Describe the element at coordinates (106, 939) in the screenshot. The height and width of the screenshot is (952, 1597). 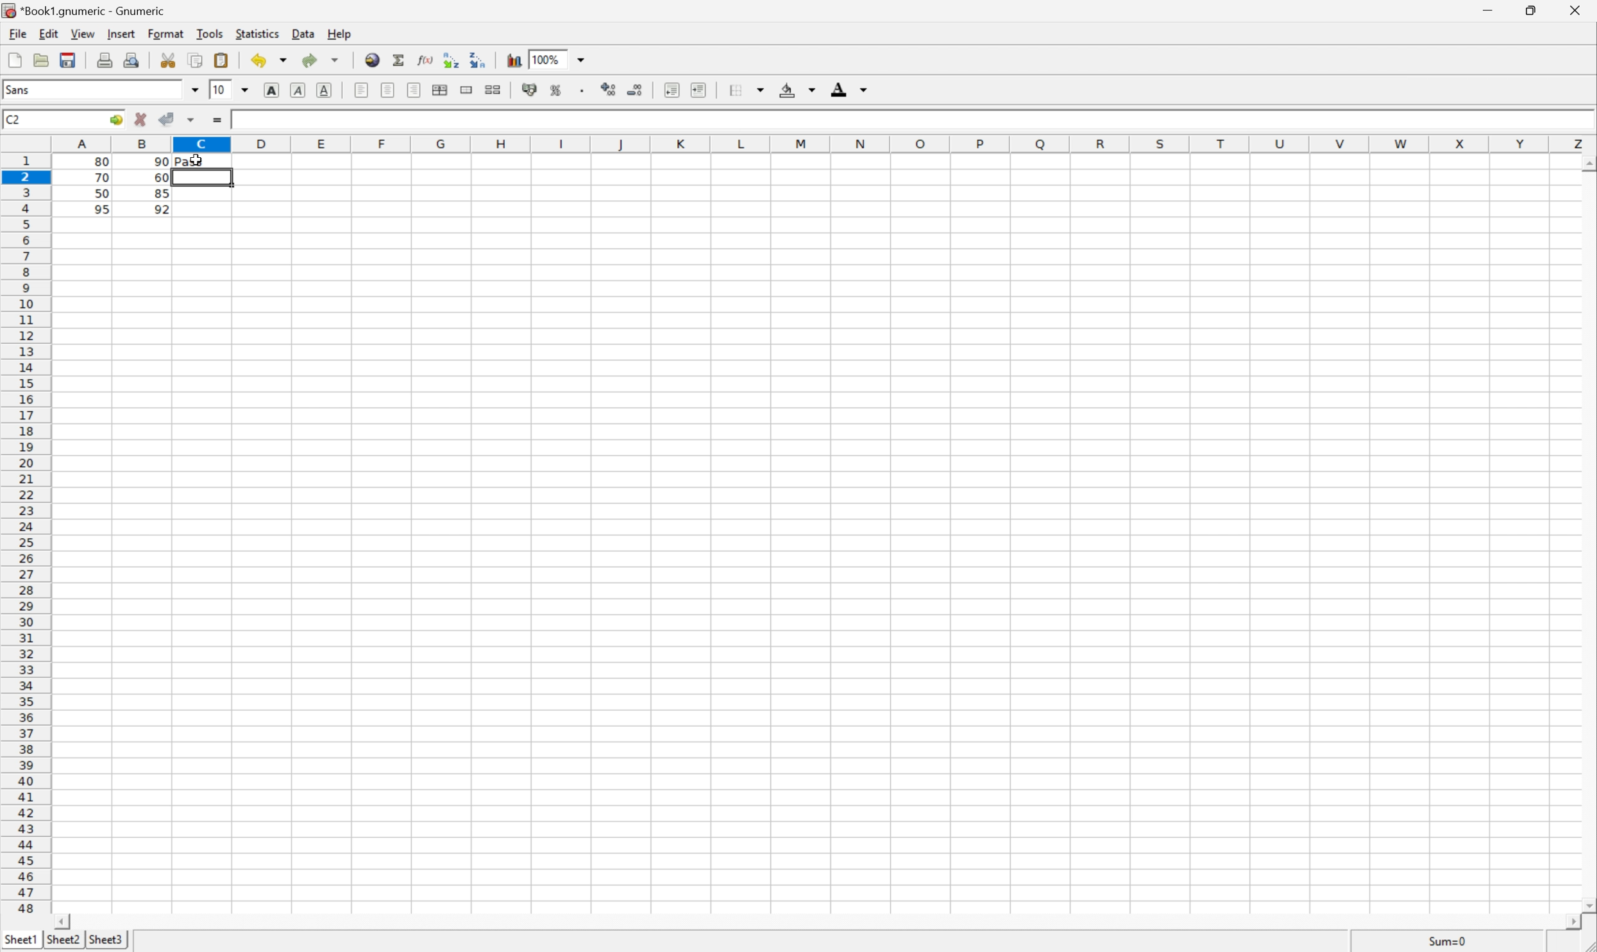
I see `Sheet3` at that location.